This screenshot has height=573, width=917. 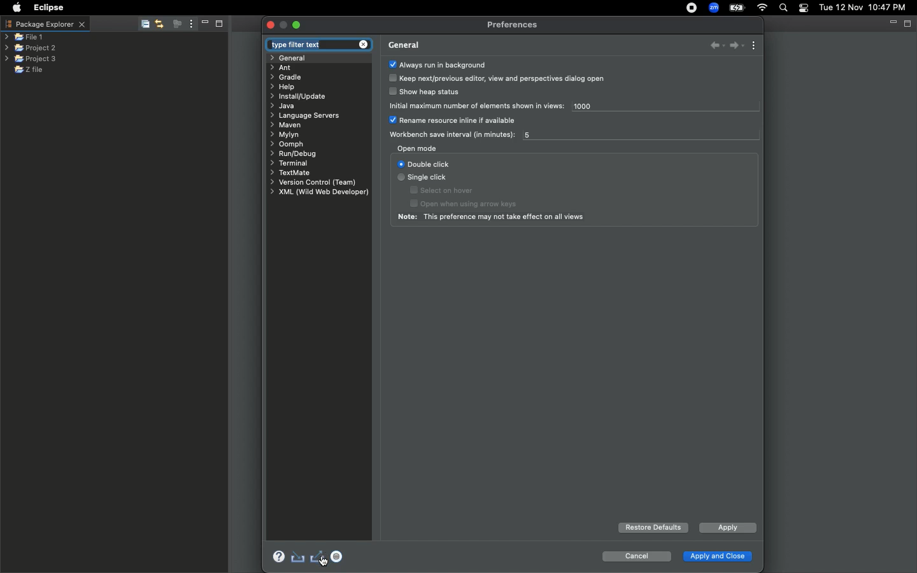 I want to click on Collapse all, so click(x=144, y=24).